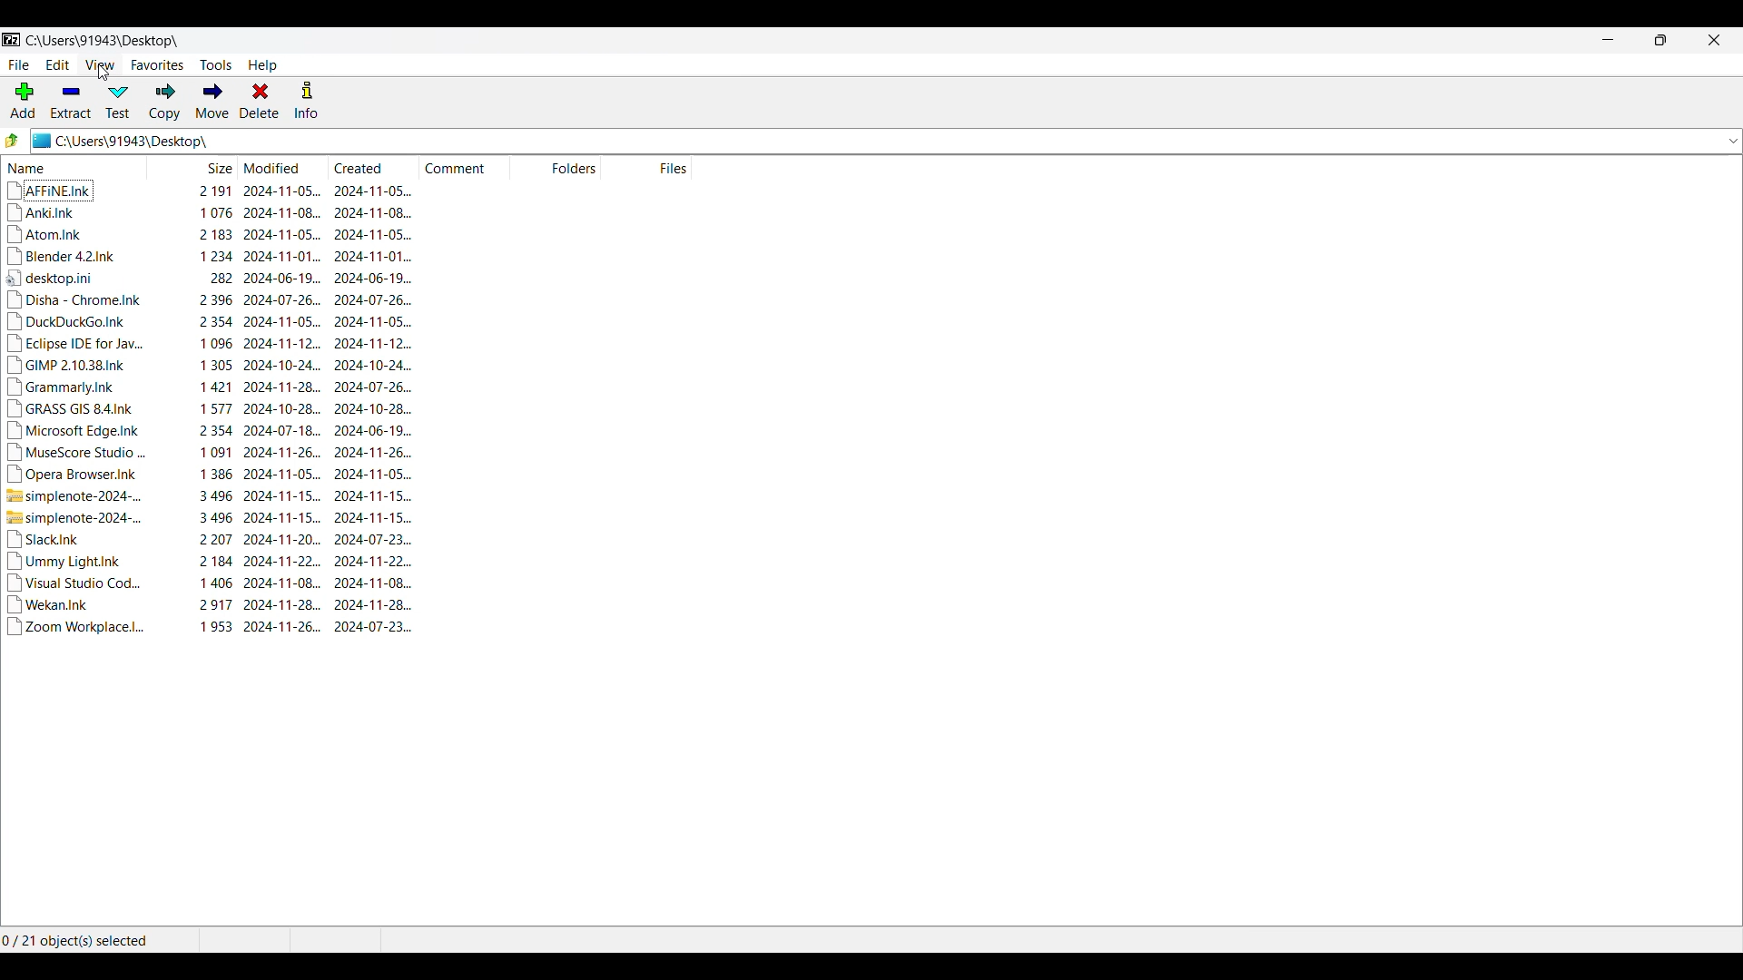 The image size is (1743, 980). What do you see at coordinates (213, 496) in the screenshot?
I see `simplenote-2024-... 3496 2024-11-15... 2024-11-15...` at bounding box center [213, 496].